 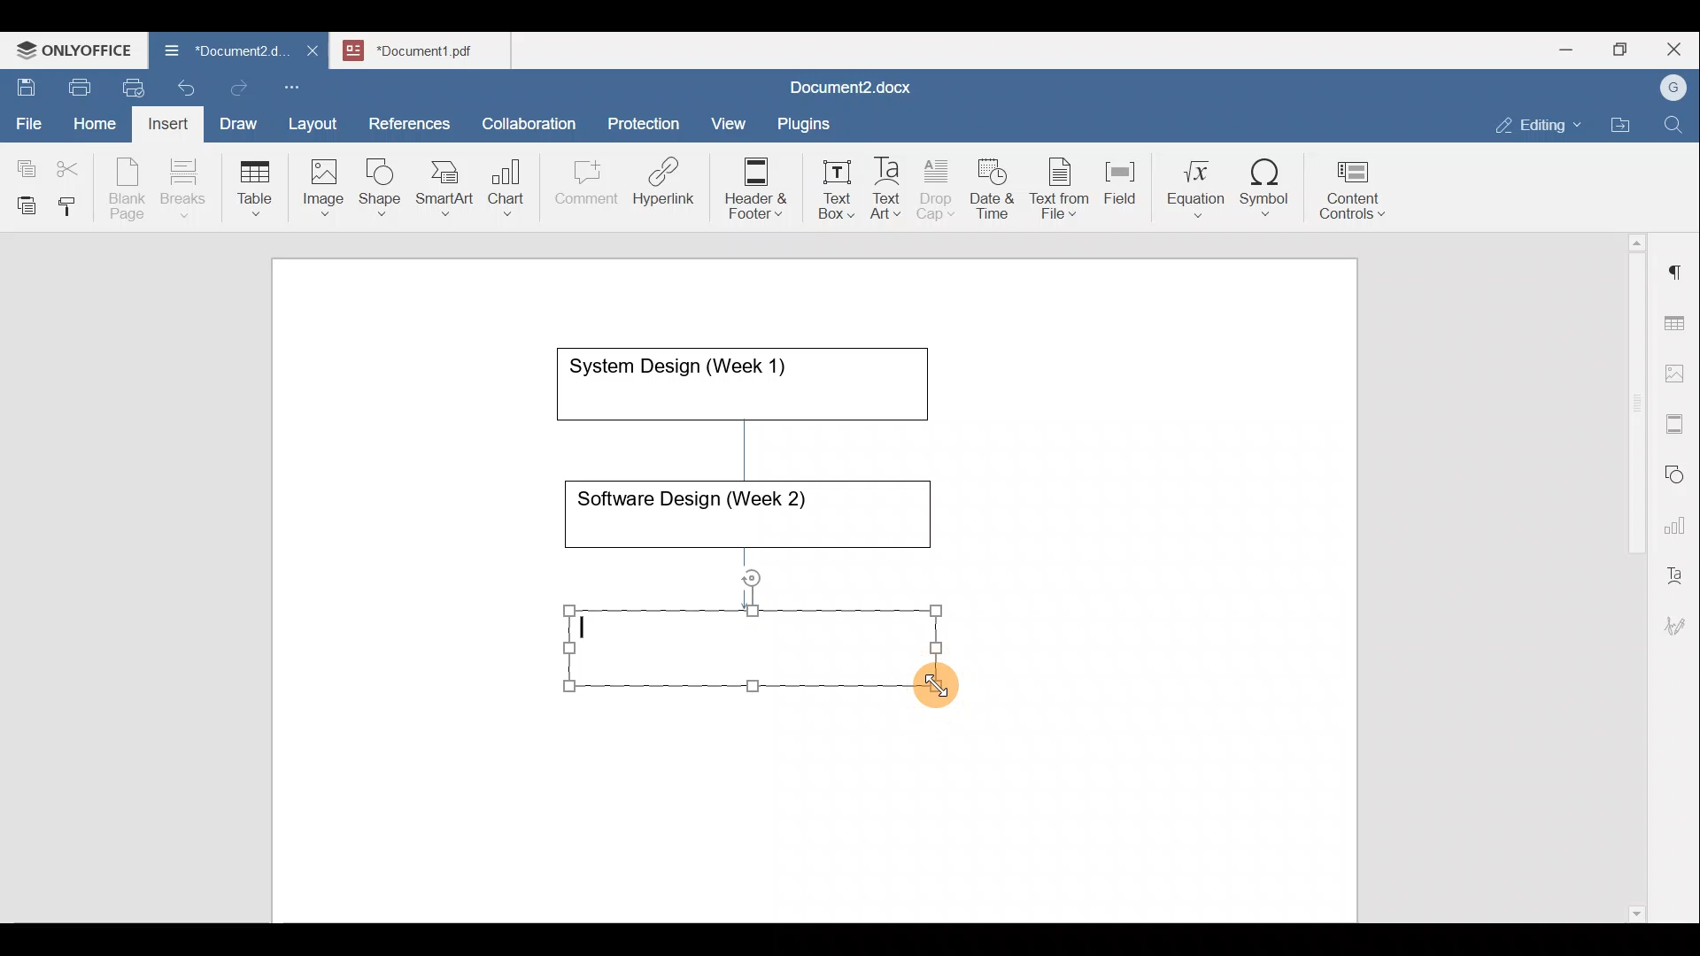 I want to click on Table, so click(x=256, y=184).